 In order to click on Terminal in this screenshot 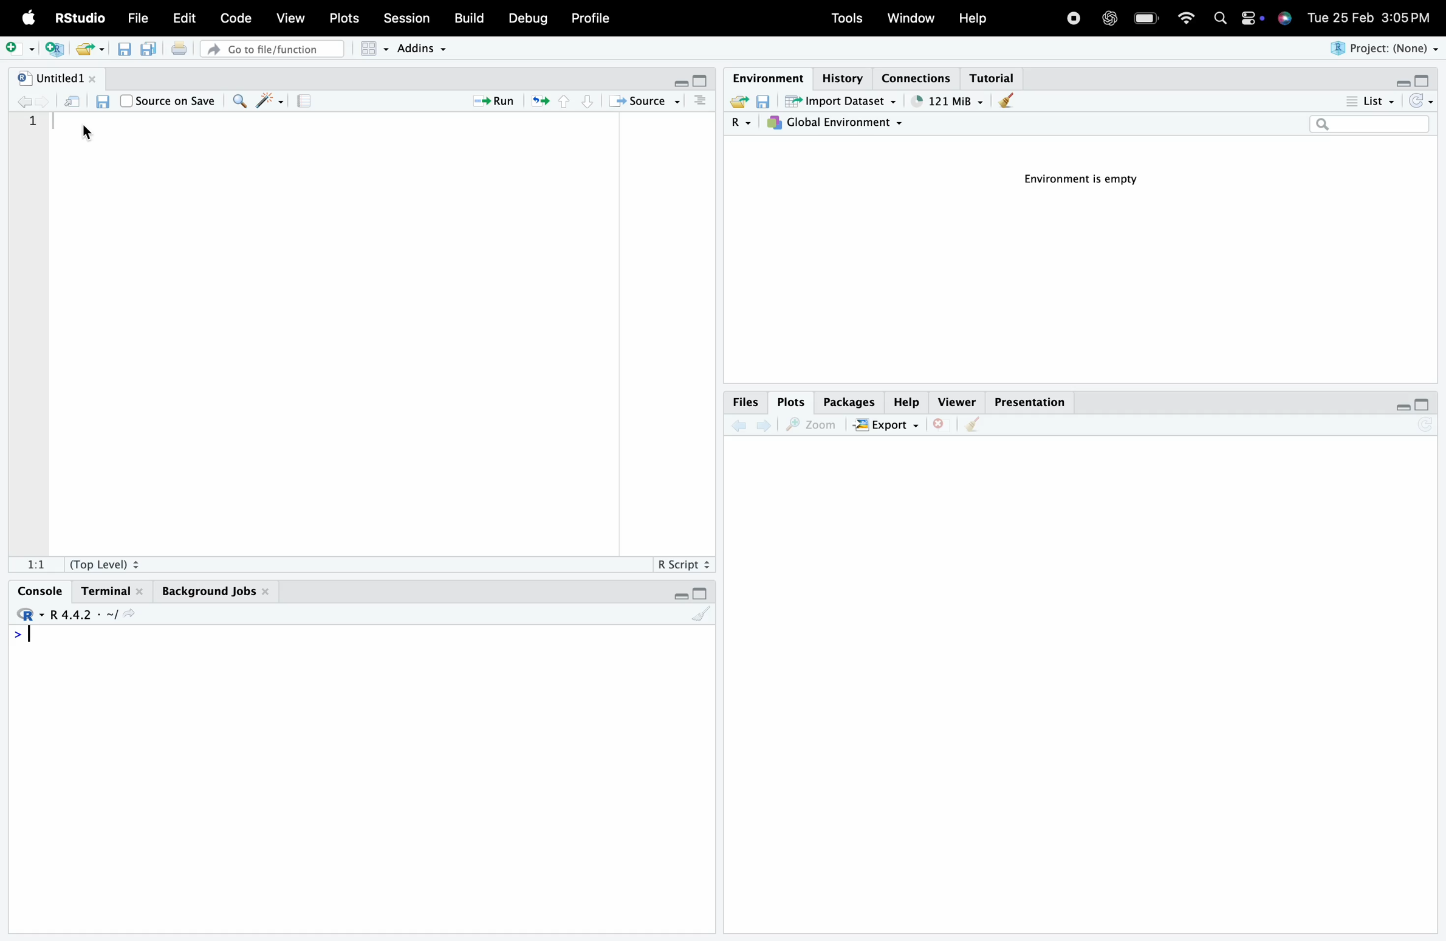, I will do `click(112, 590)`.